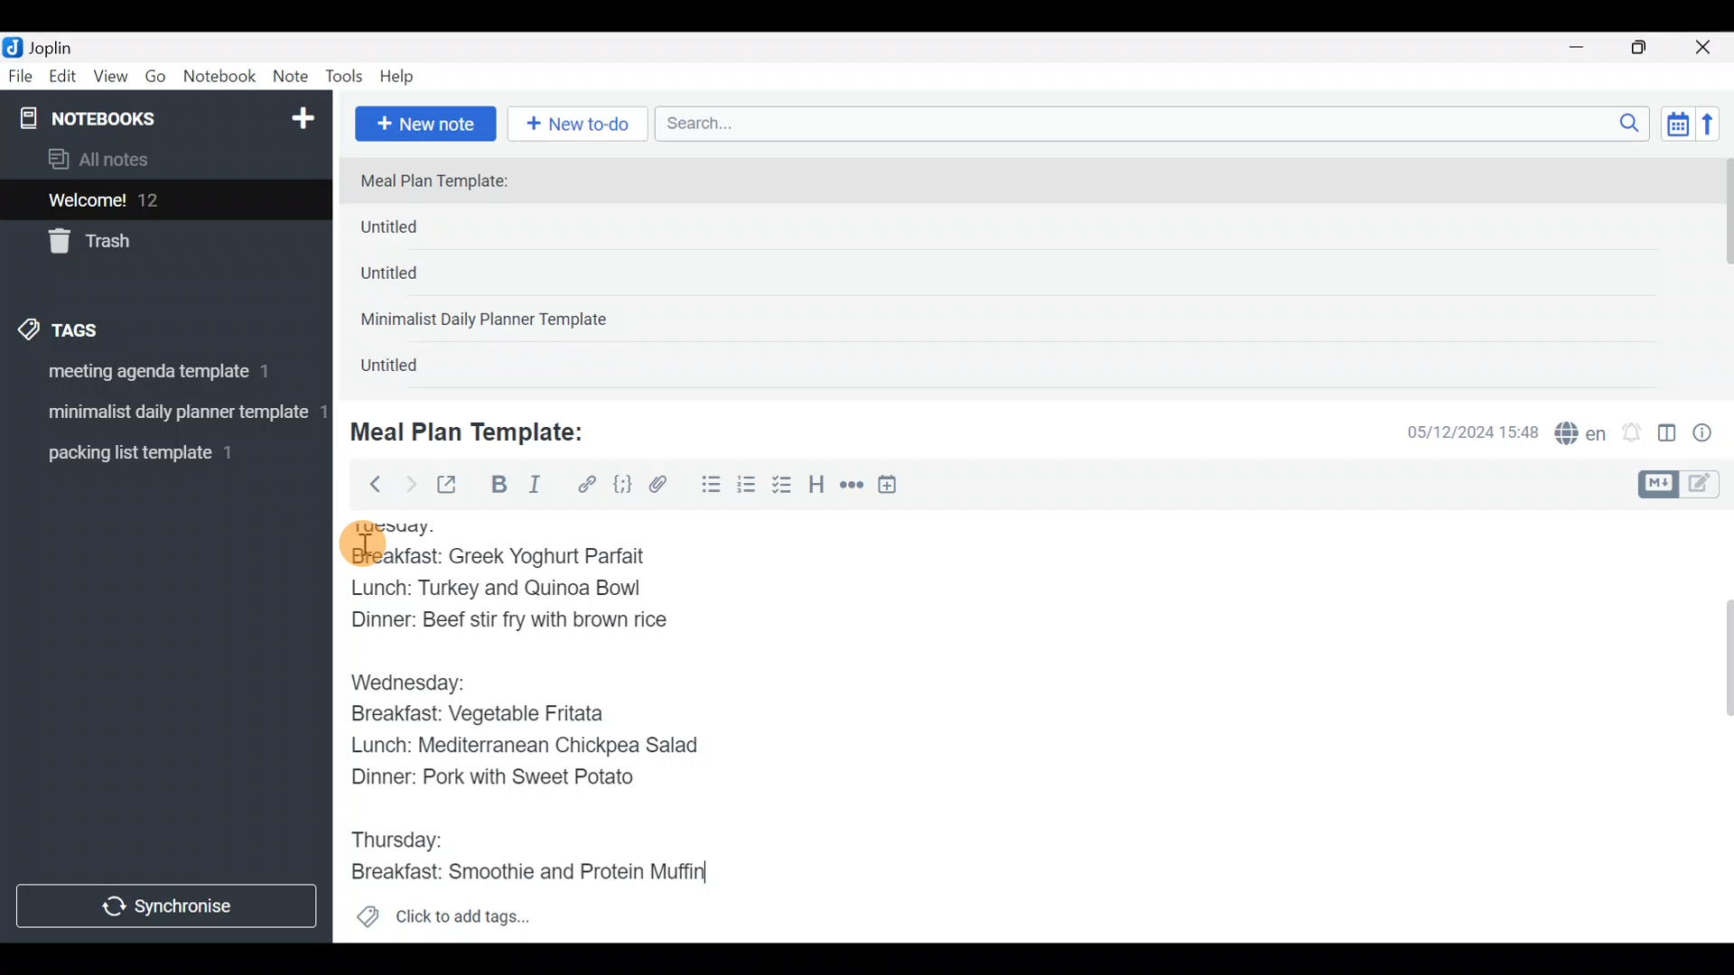  I want to click on Code, so click(620, 484).